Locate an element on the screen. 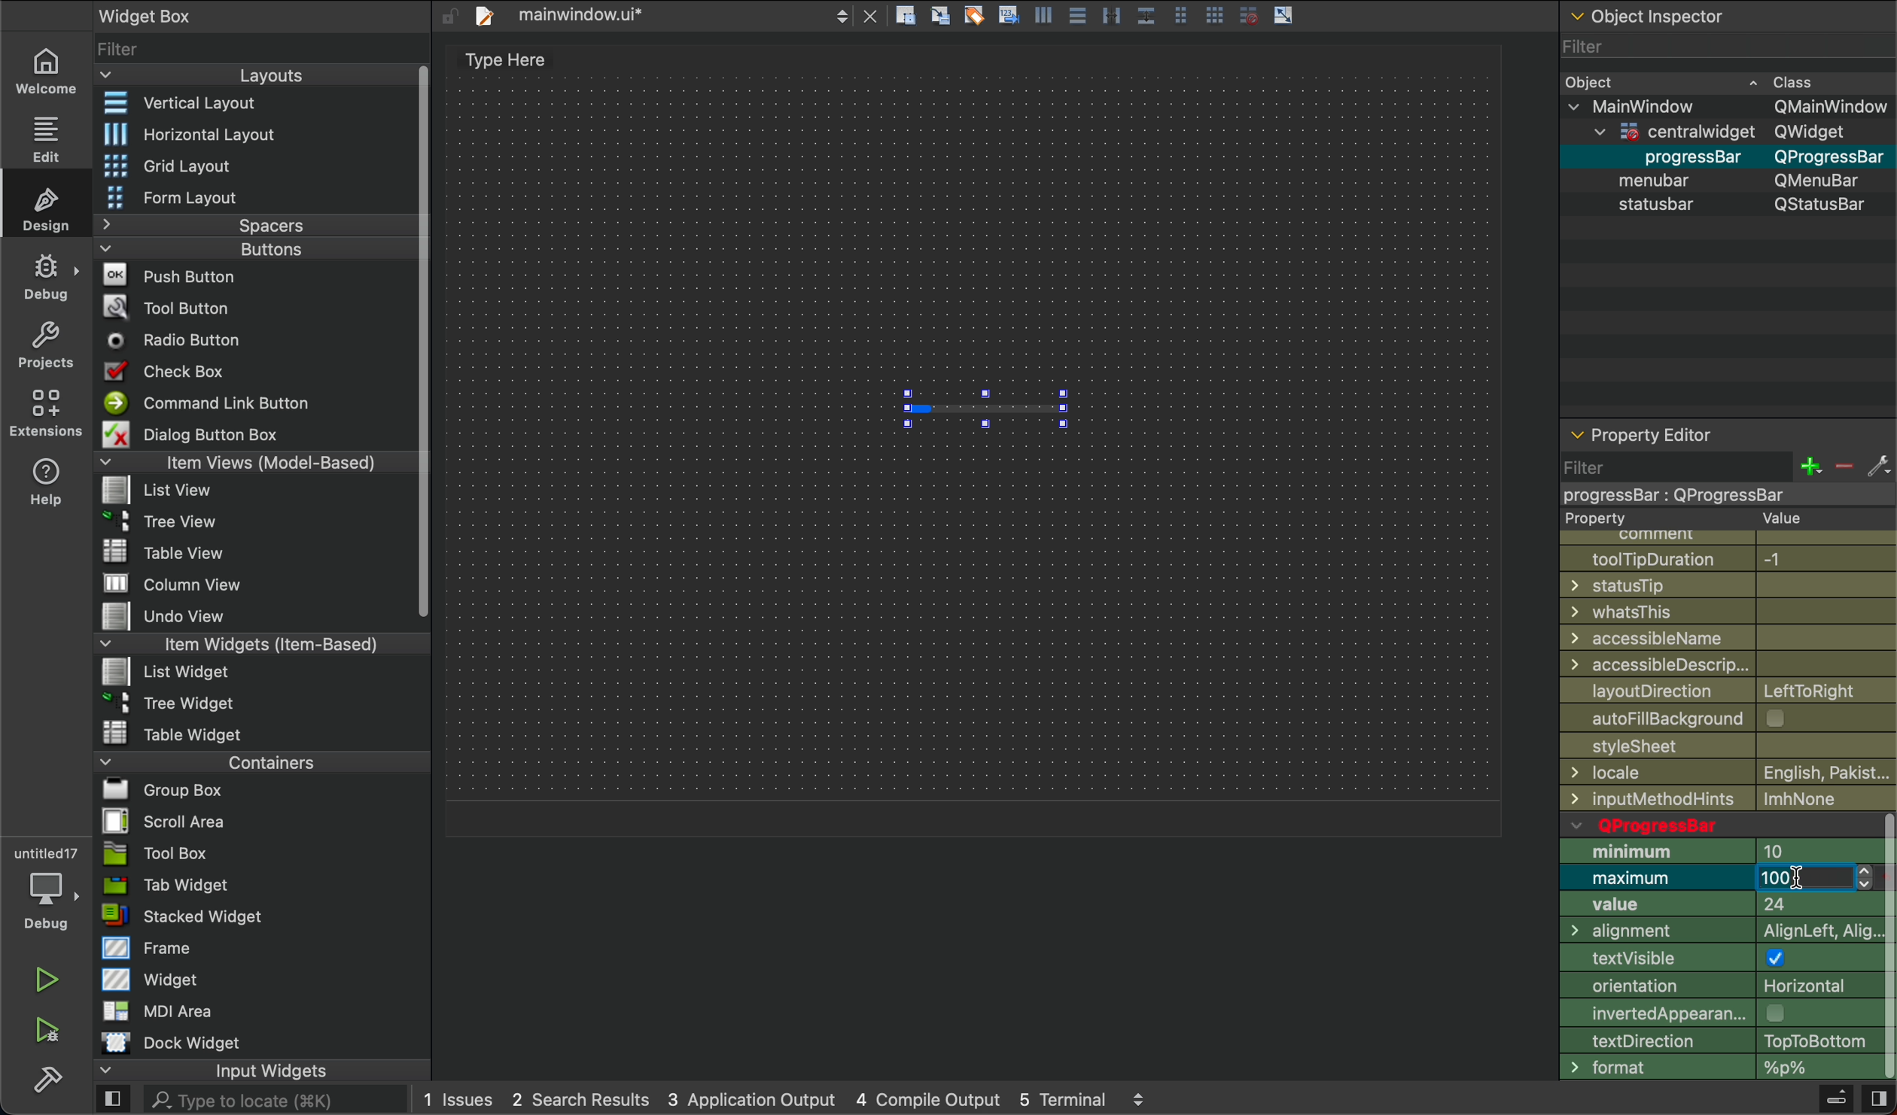 The image size is (1897, 1115). build is located at coordinates (47, 1077).